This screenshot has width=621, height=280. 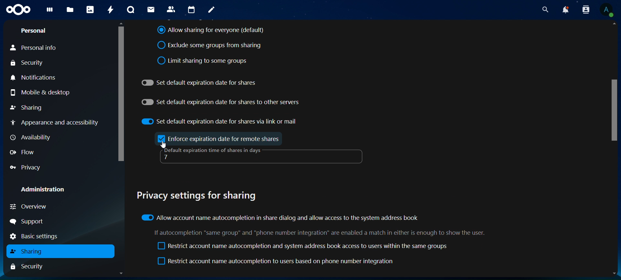 What do you see at coordinates (607, 11) in the screenshot?
I see `View Profile` at bounding box center [607, 11].